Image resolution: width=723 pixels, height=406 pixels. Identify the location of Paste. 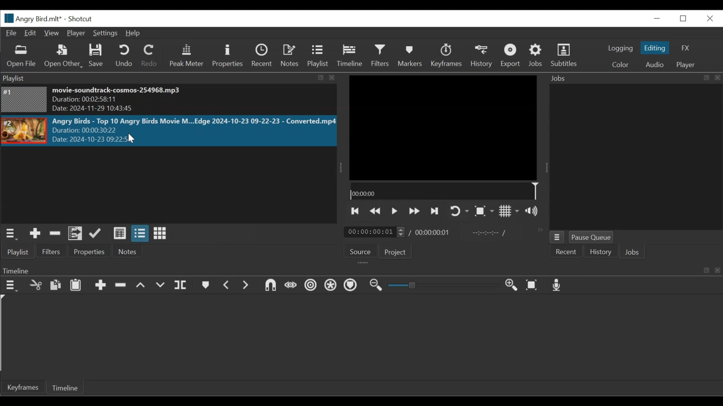
(76, 285).